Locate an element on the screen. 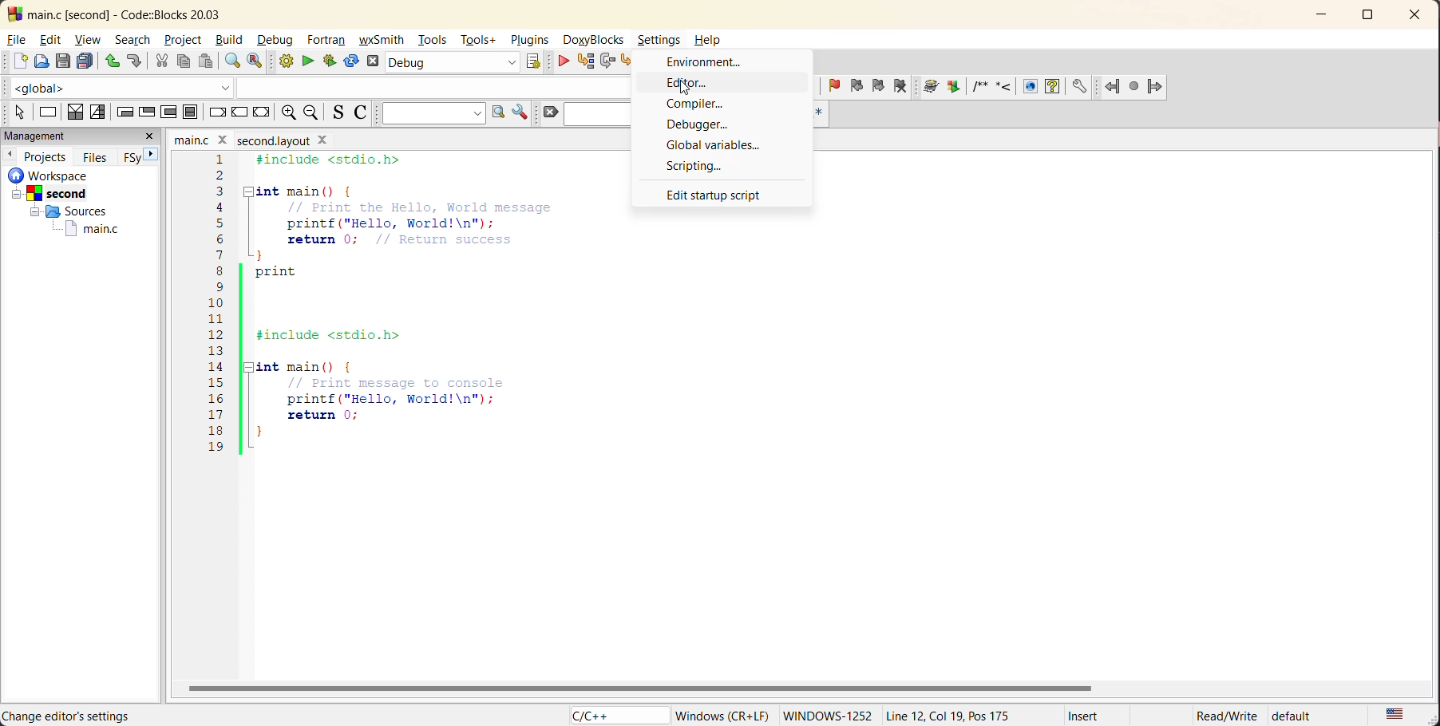 The image size is (1440, 726). Insert is located at coordinates (1086, 716).